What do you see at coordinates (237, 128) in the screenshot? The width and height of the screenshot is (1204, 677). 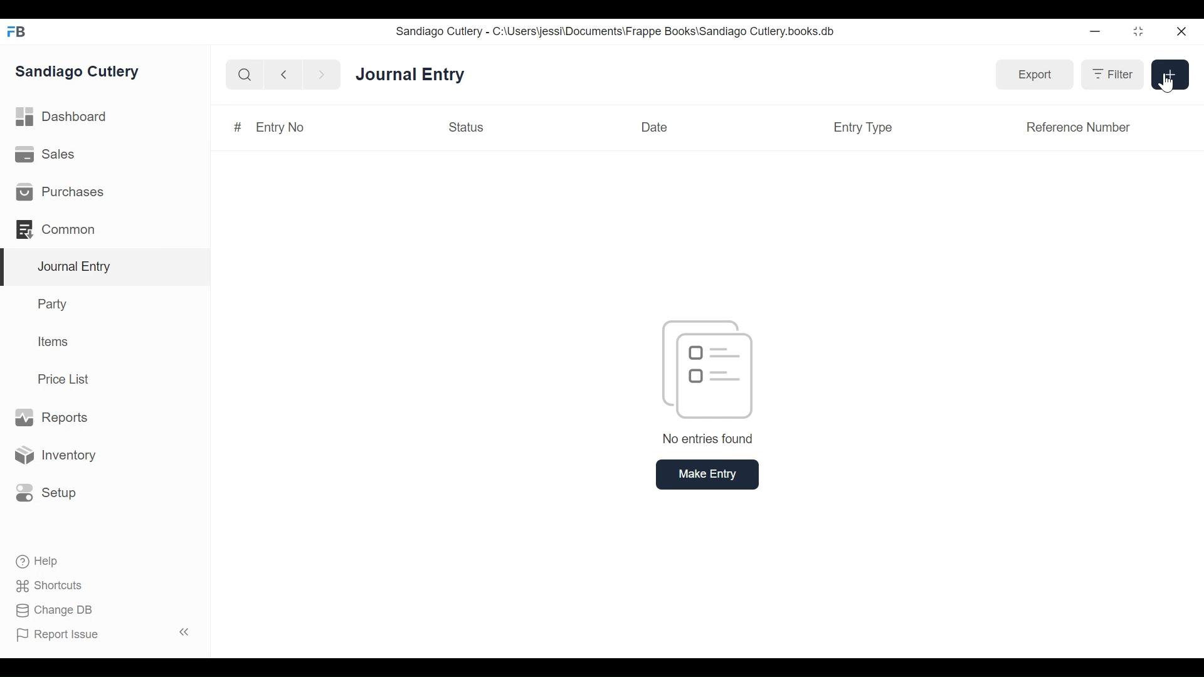 I see `#` at bounding box center [237, 128].